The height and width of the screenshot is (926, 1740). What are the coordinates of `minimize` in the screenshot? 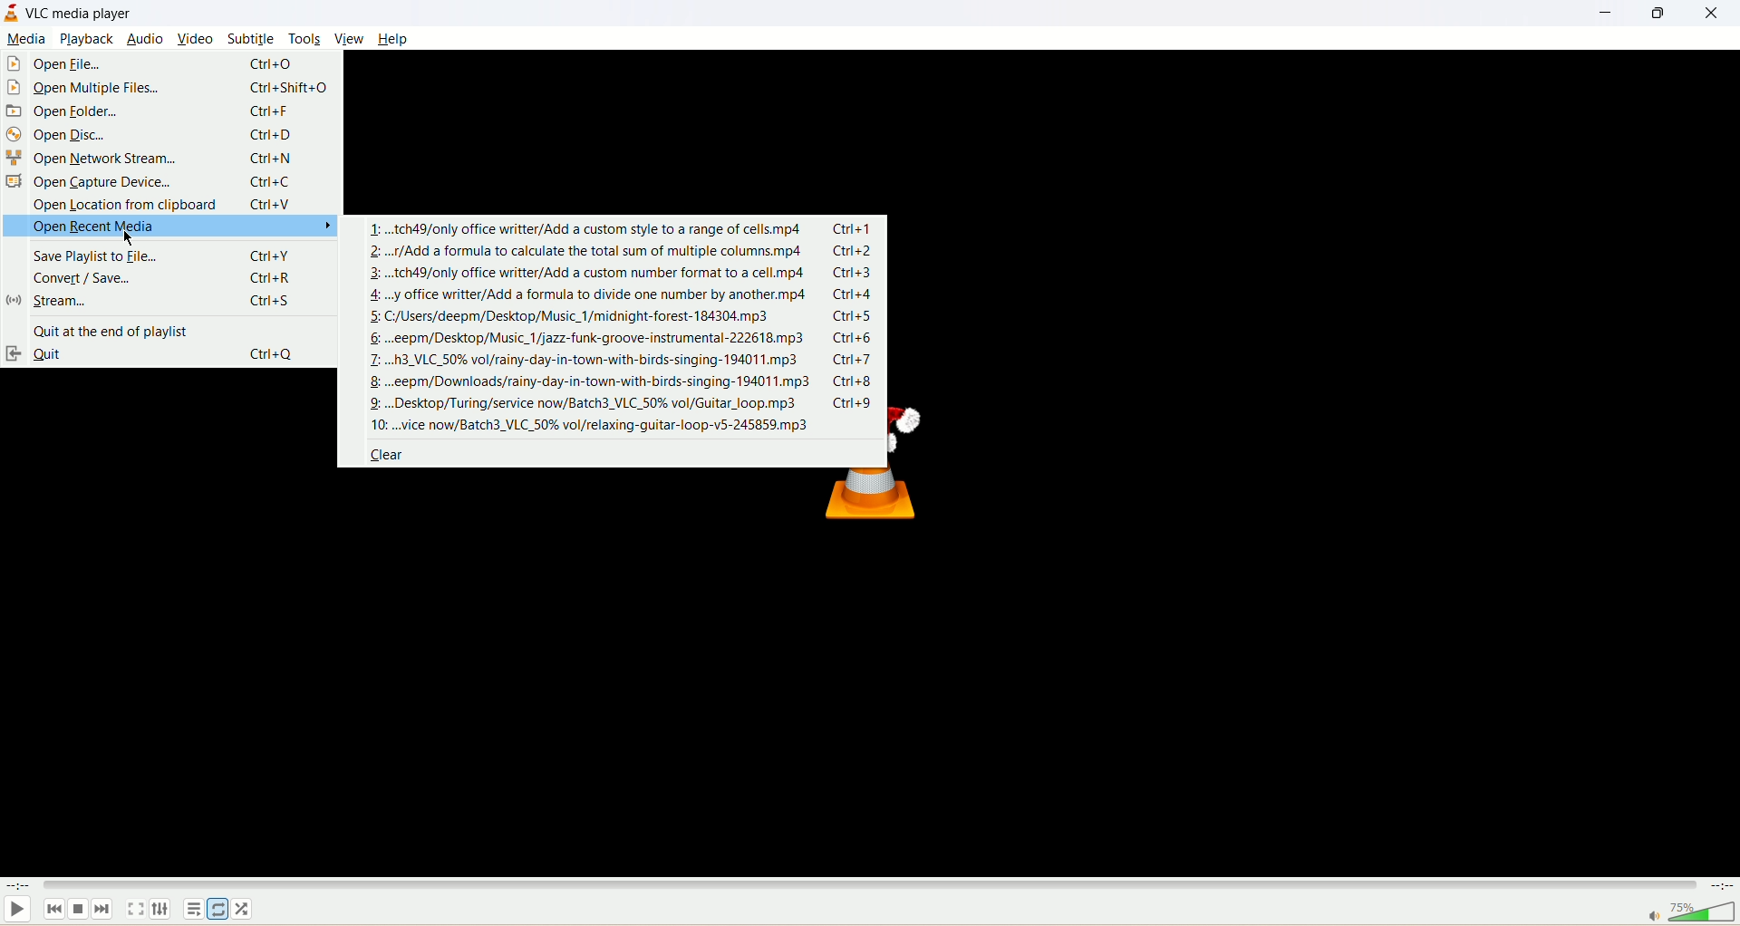 It's located at (1605, 16).